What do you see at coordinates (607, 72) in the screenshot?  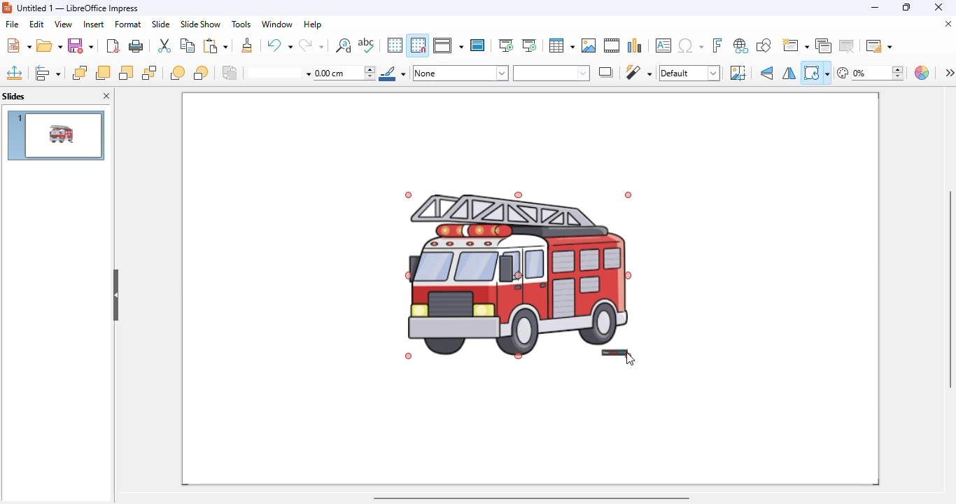 I see `shadow` at bounding box center [607, 72].